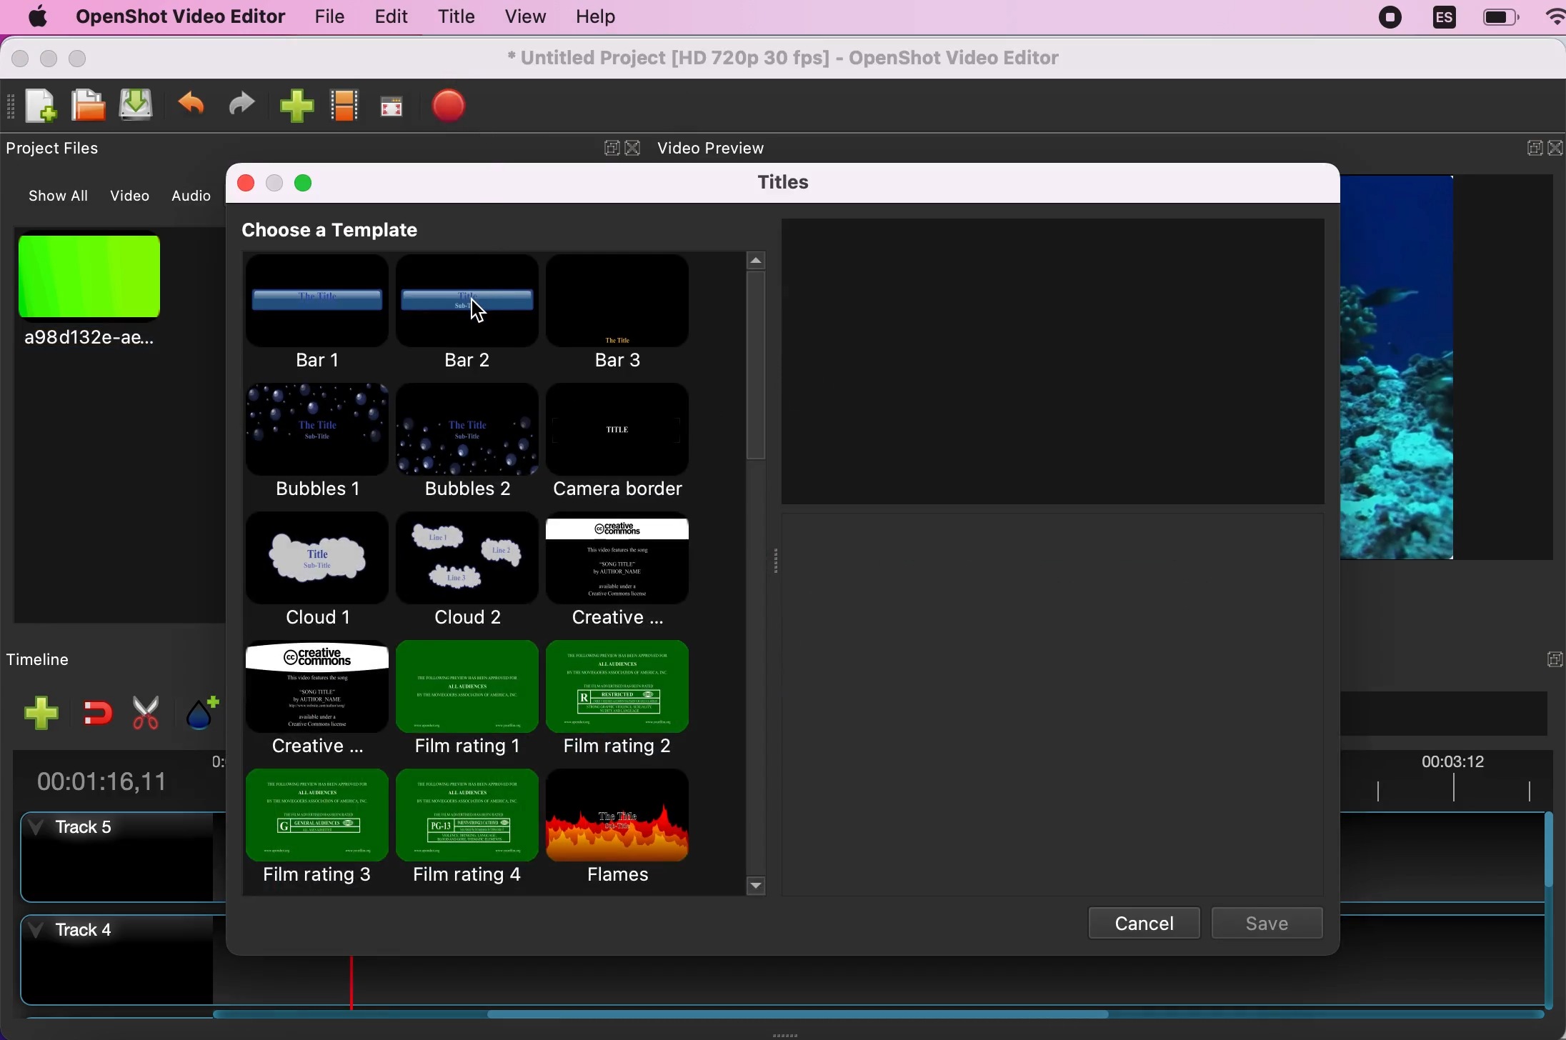  What do you see at coordinates (473, 310) in the screenshot?
I see `bar 2` at bounding box center [473, 310].